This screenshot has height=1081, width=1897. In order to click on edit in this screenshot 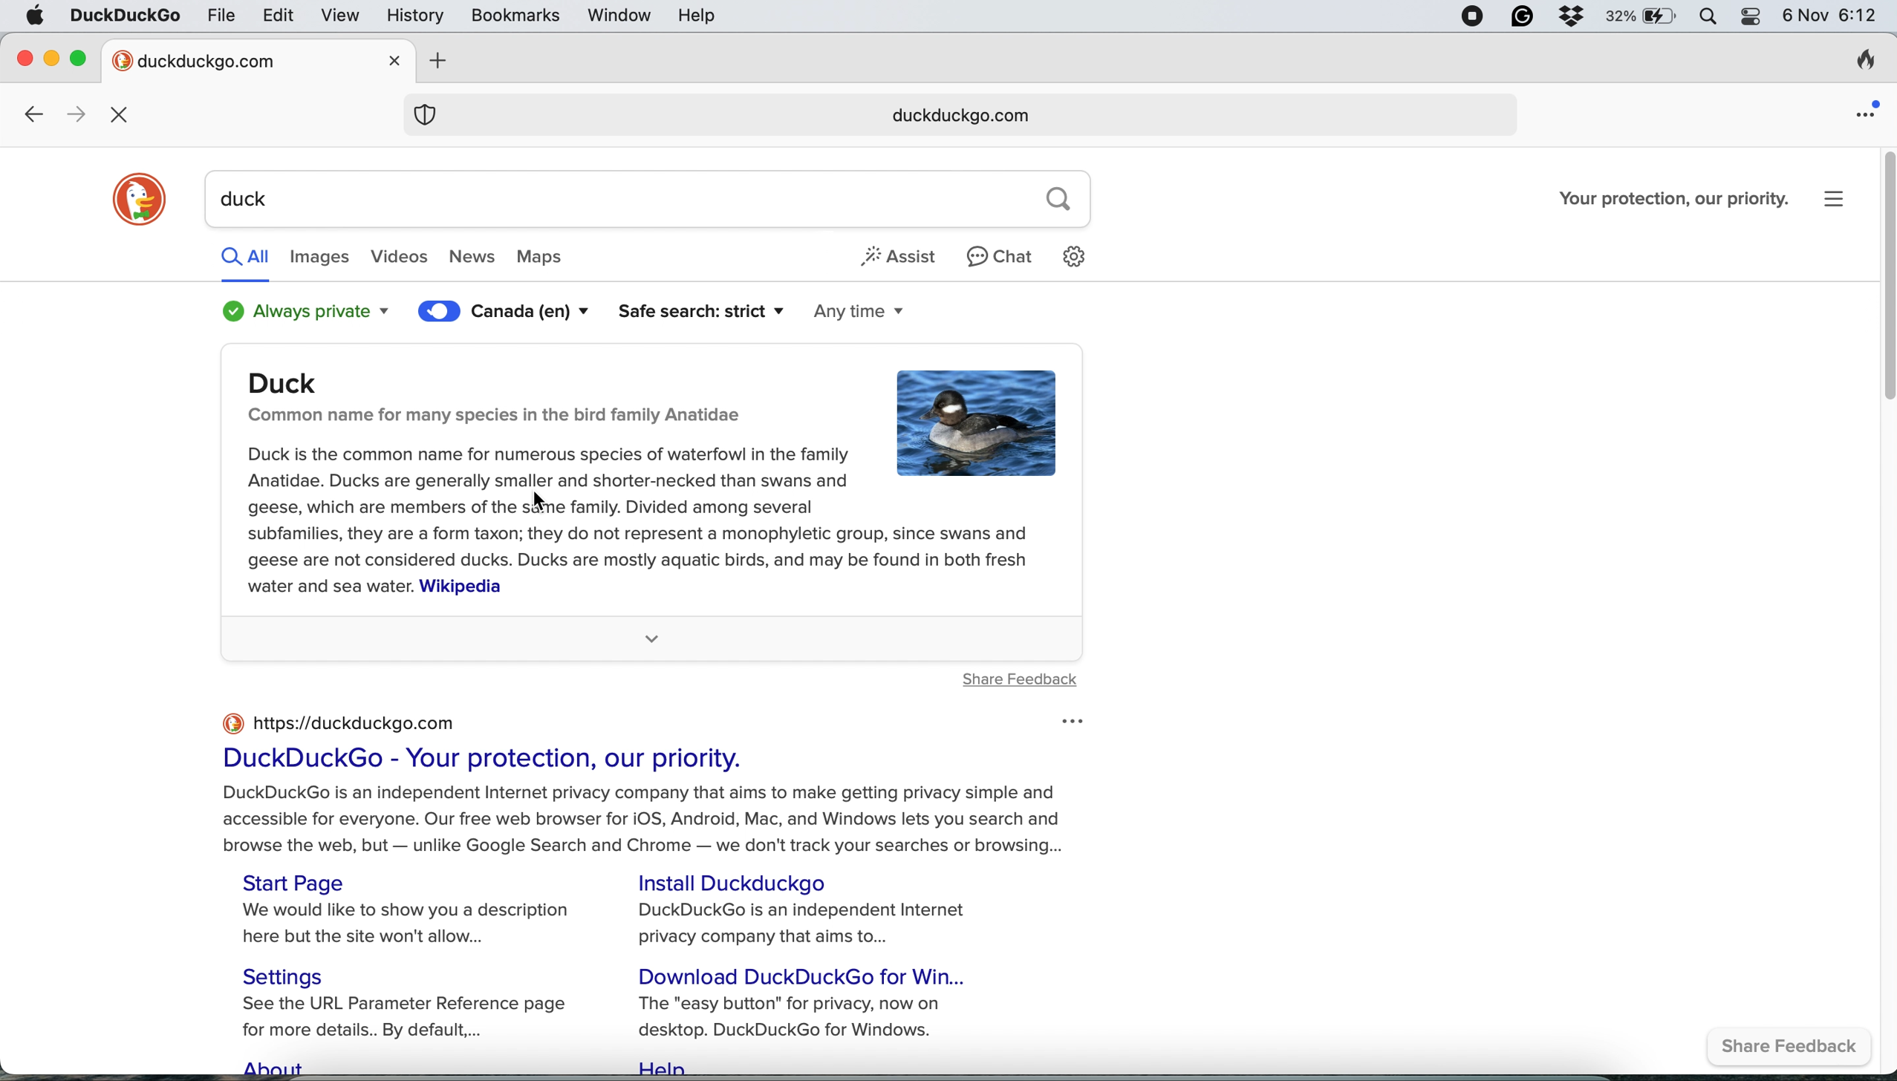, I will do `click(280, 15)`.